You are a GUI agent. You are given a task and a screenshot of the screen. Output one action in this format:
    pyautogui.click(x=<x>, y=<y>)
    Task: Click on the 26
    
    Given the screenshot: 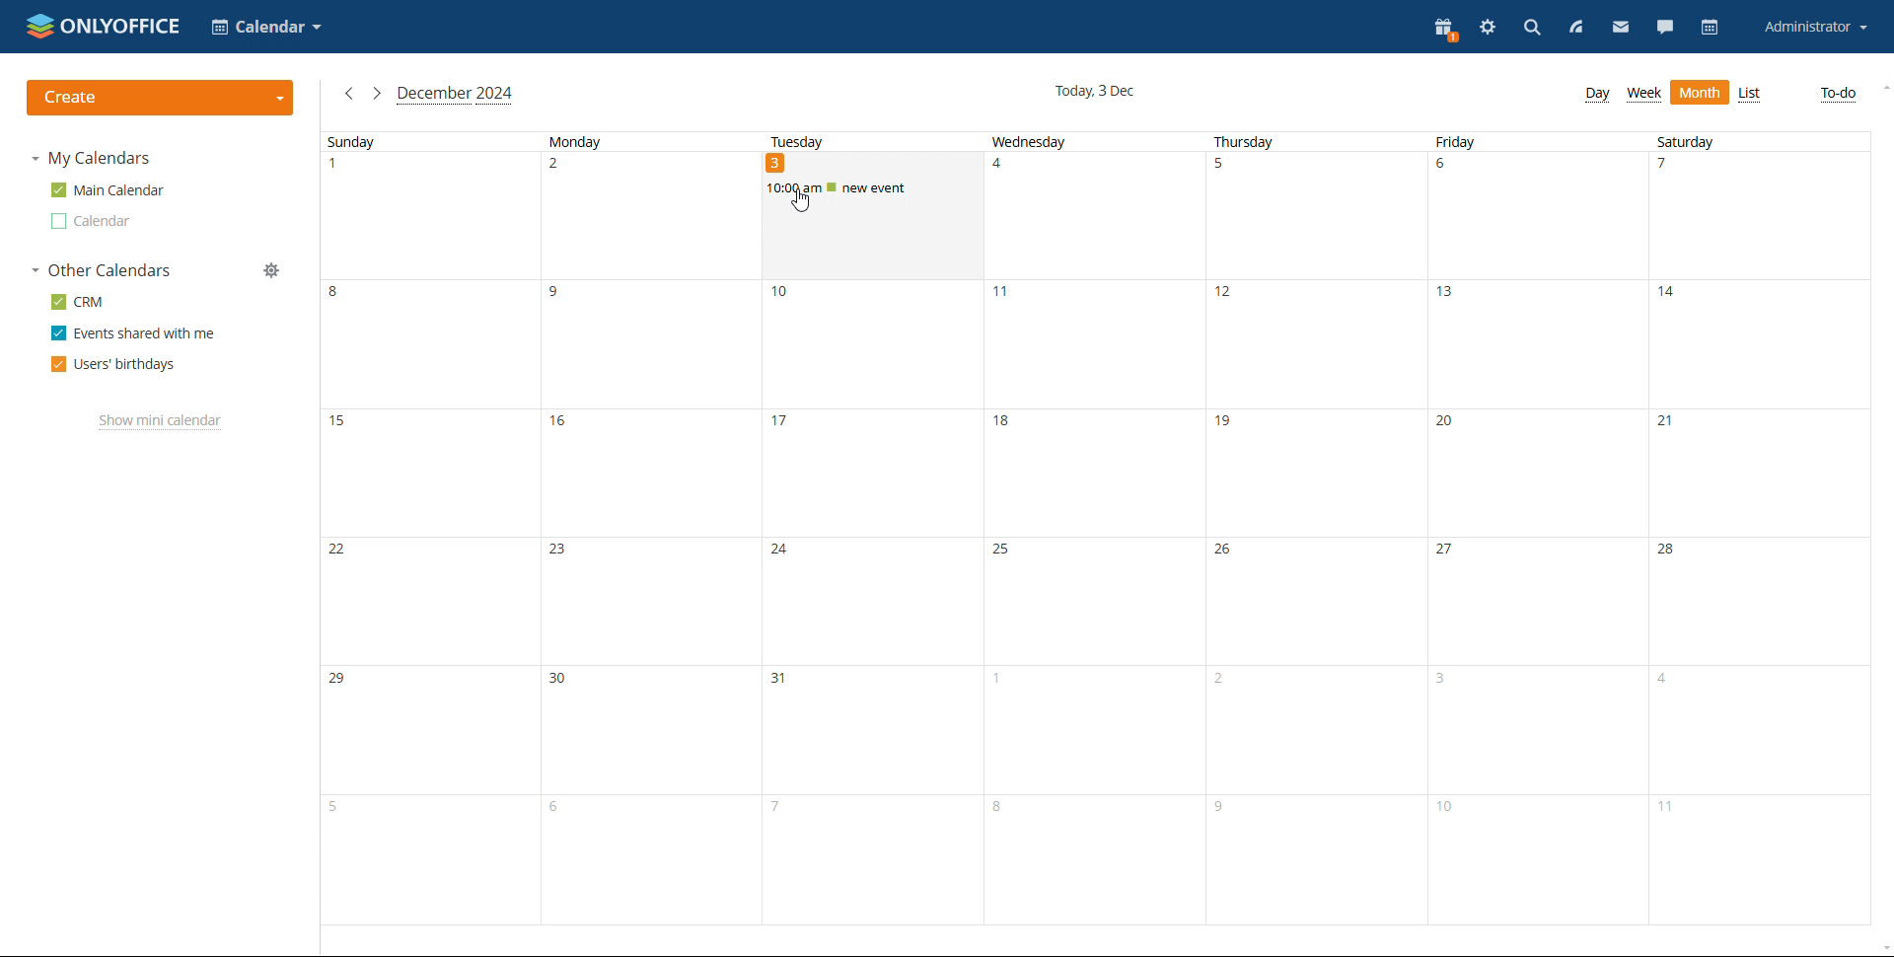 What is the action you would take?
    pyautogui.click(x=1316, y=602)
    